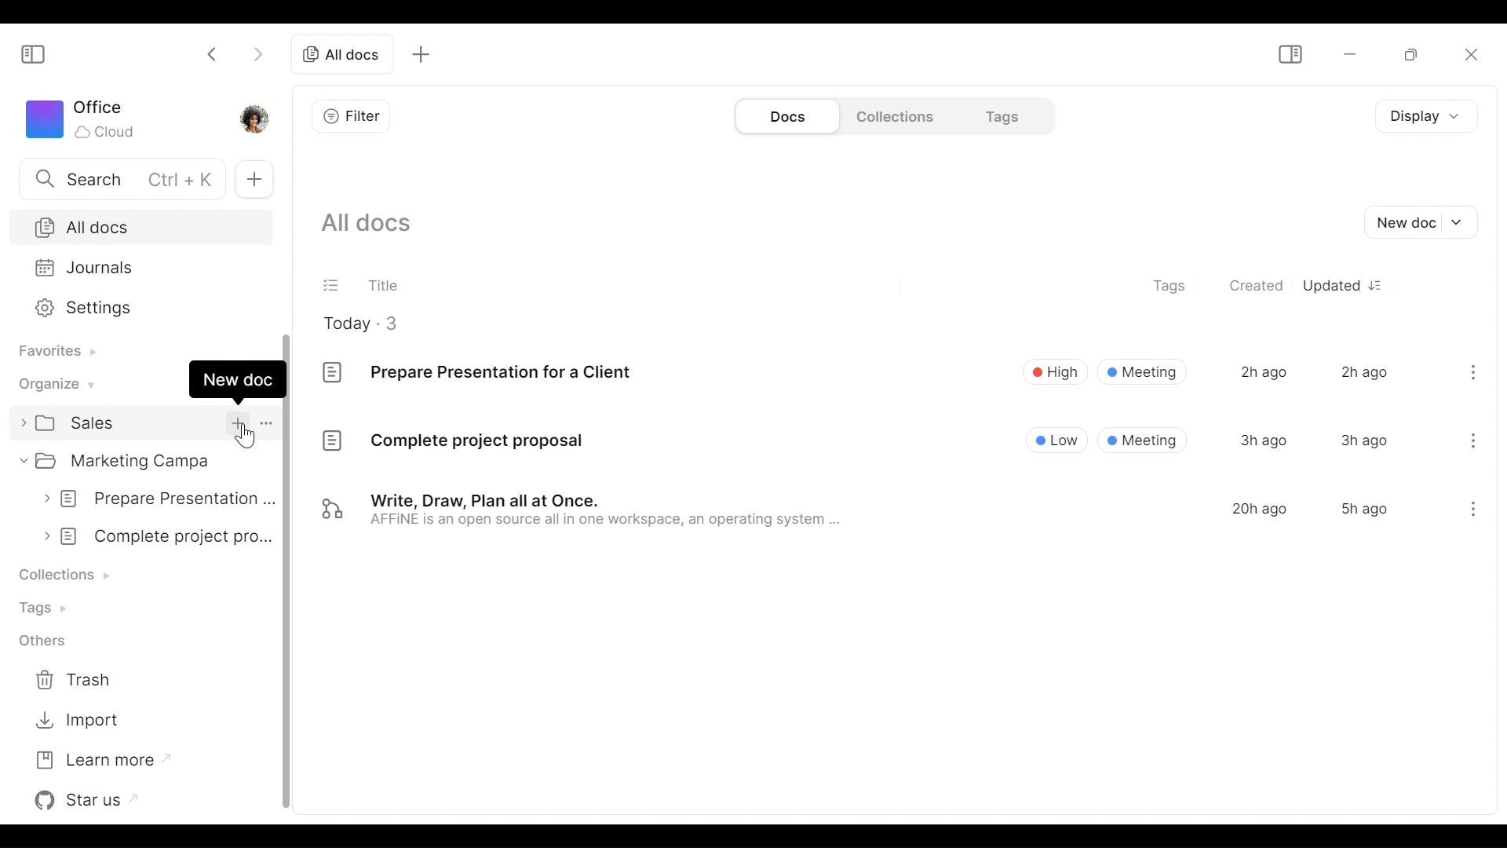 The height and width of the screenshot is (848, 1507). I want to click on Tags, so click(1002, 115).